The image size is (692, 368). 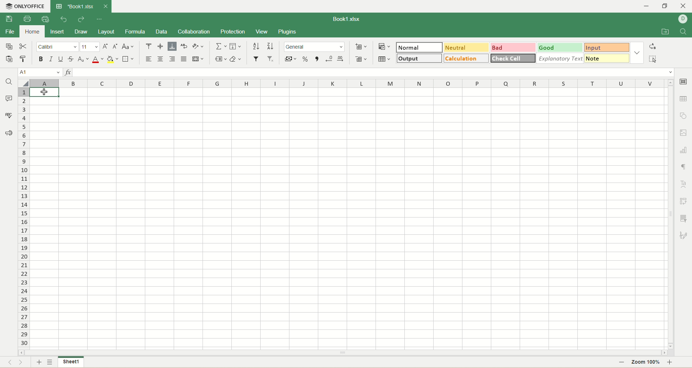 What do you see at coordinates (361, 59) in the screenshot?
I see `remove cell` at bounding box center [361, 59].